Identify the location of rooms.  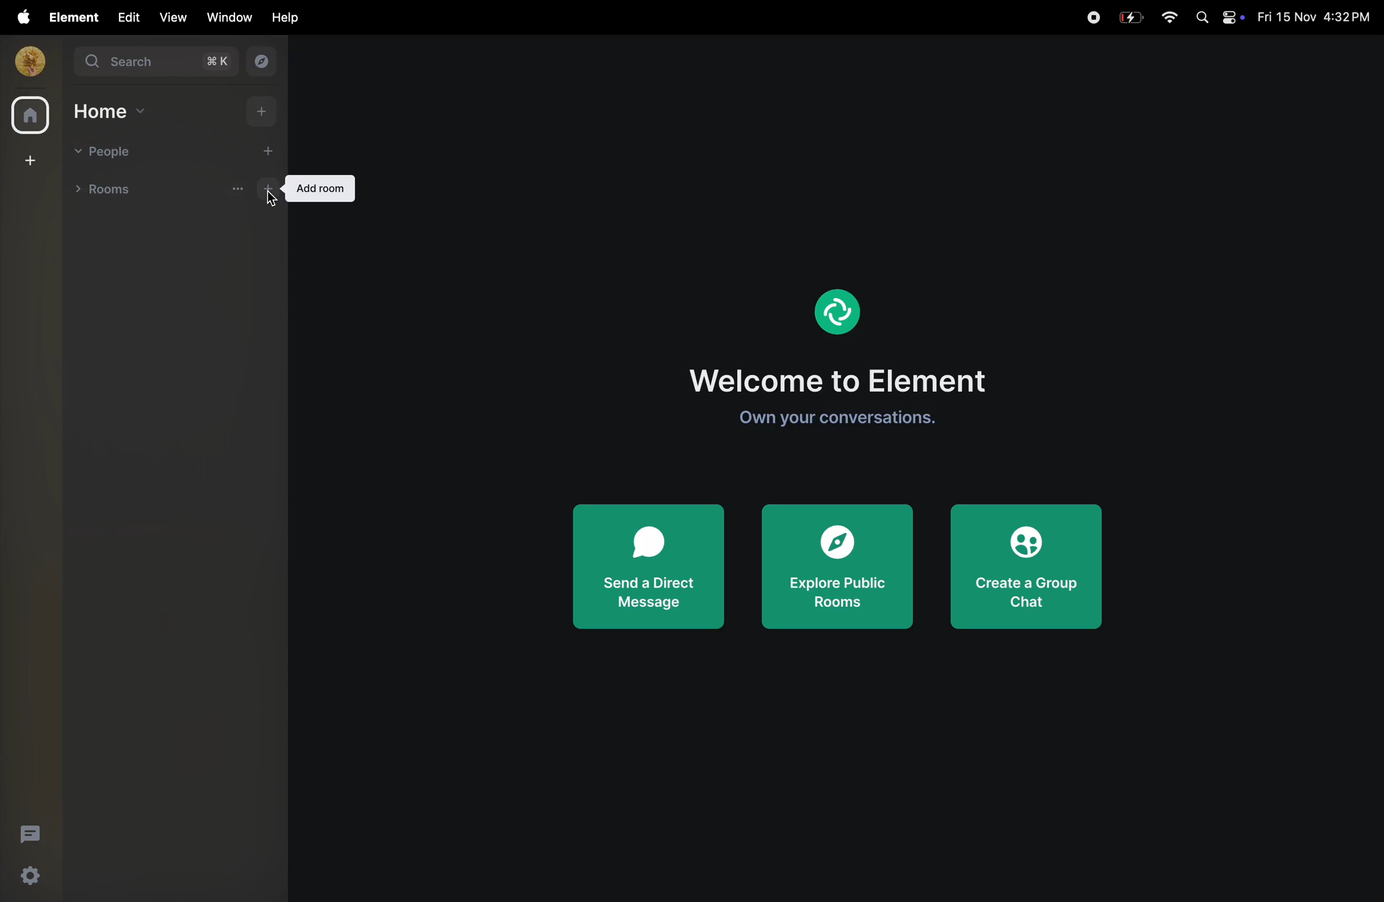
(115, 192).